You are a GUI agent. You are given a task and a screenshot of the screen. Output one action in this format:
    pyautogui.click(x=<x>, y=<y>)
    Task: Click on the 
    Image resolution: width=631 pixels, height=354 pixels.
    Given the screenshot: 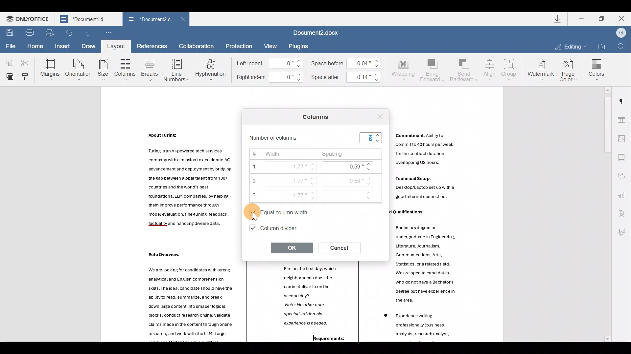 What is the action you would take?
    pyautogui.click(x=424, y=187)
    